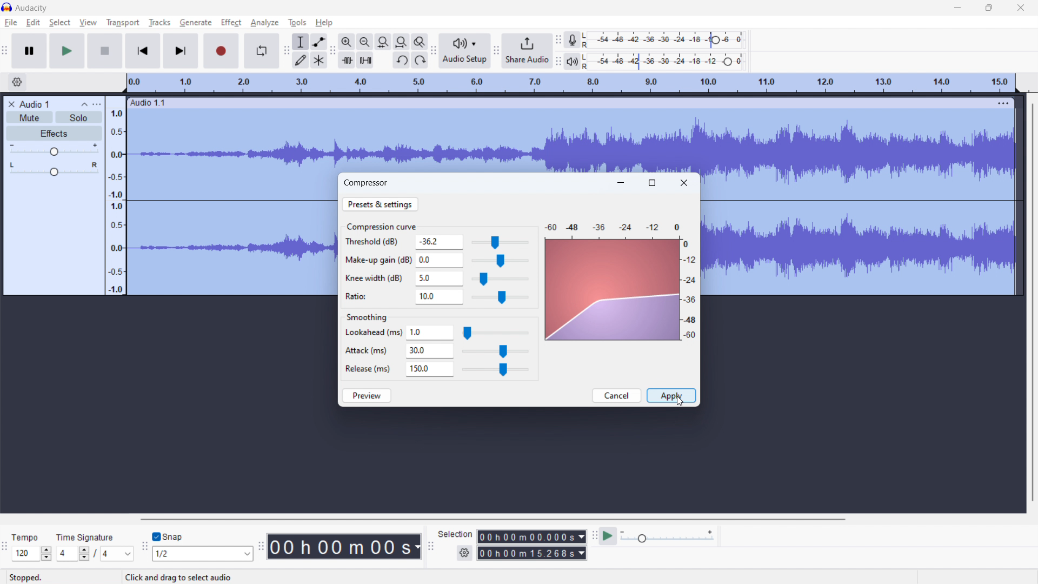 The image size is (1038, 584). What do you see at coordinates (10, 23) in the screenshot?
I see `file` at bounding box center [10, 23].